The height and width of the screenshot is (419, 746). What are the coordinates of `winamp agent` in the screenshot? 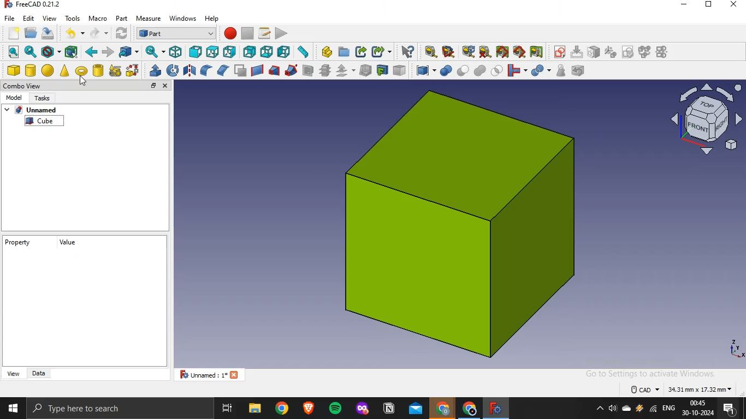 It's located at (641, 409).